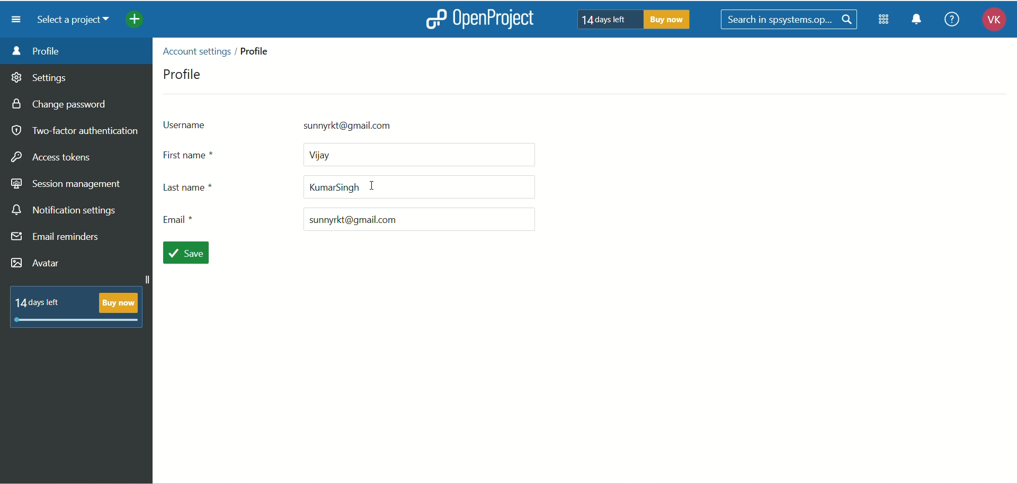 Image resolution: width=1017 pixels, height=484 pixels. I want to click on notification settings, so click(65, 211).